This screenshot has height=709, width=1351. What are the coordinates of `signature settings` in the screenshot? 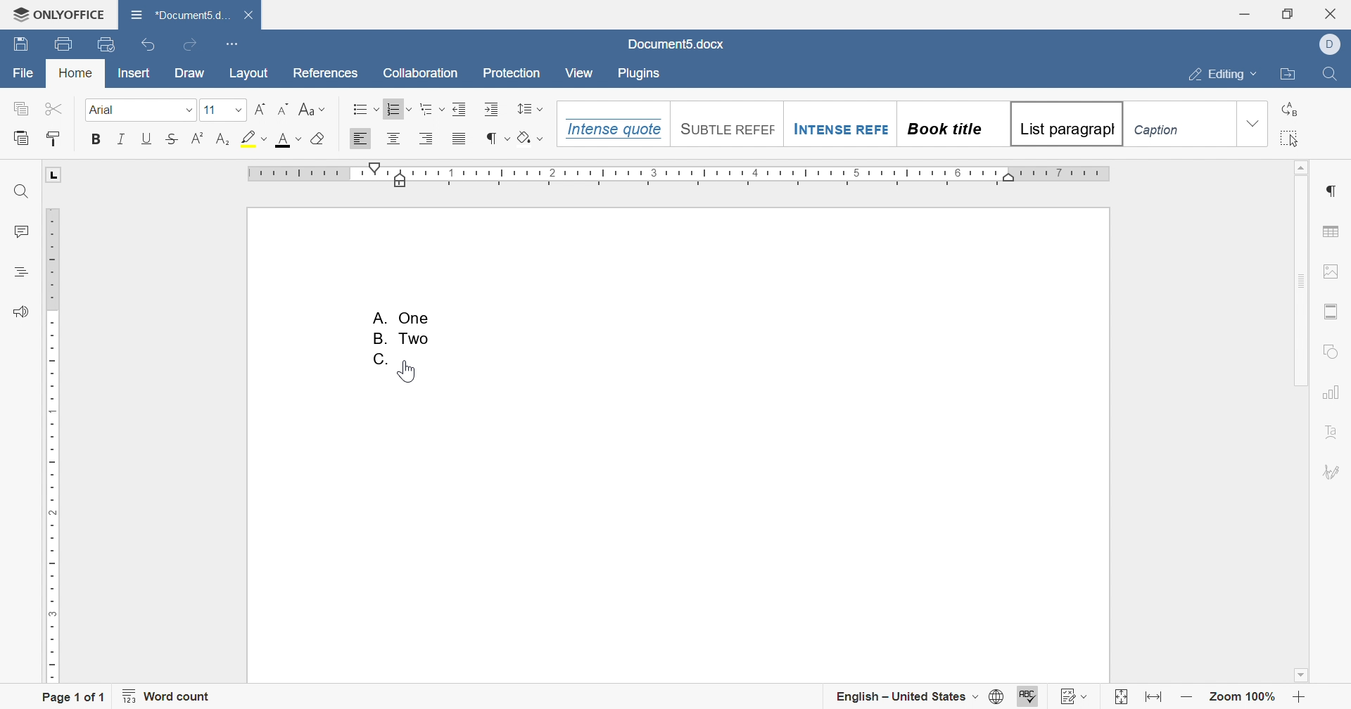 It's located at (1333, 471).